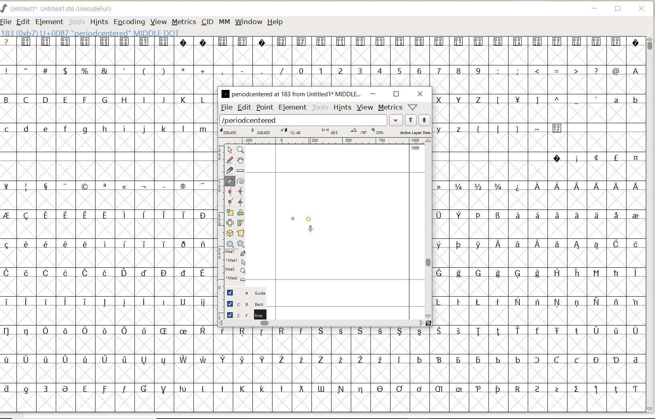 The height and width of the screenshot is (419, 655). What do you see at coordinates (460, 99) in the screenshot?
I see `uppercase letters` at bounding box center [460, 99].